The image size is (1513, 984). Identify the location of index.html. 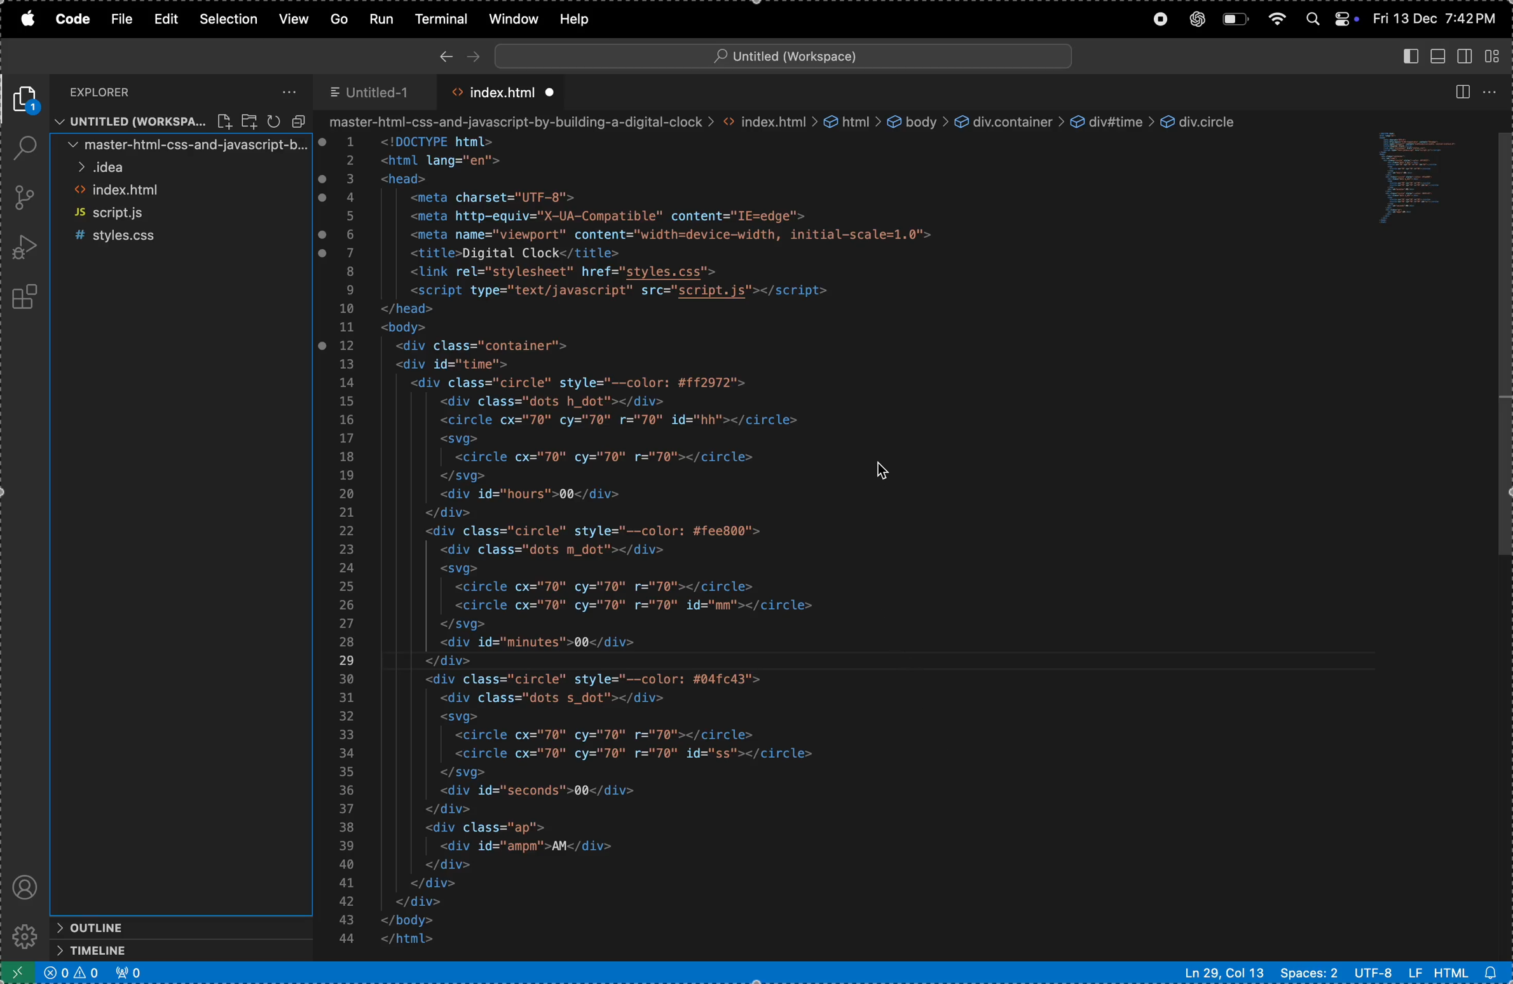
(502, 92).